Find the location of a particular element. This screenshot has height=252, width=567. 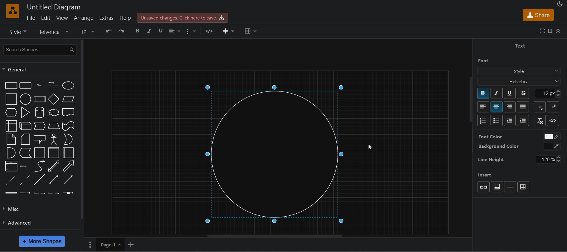

process is located at coordinates (40, 99).